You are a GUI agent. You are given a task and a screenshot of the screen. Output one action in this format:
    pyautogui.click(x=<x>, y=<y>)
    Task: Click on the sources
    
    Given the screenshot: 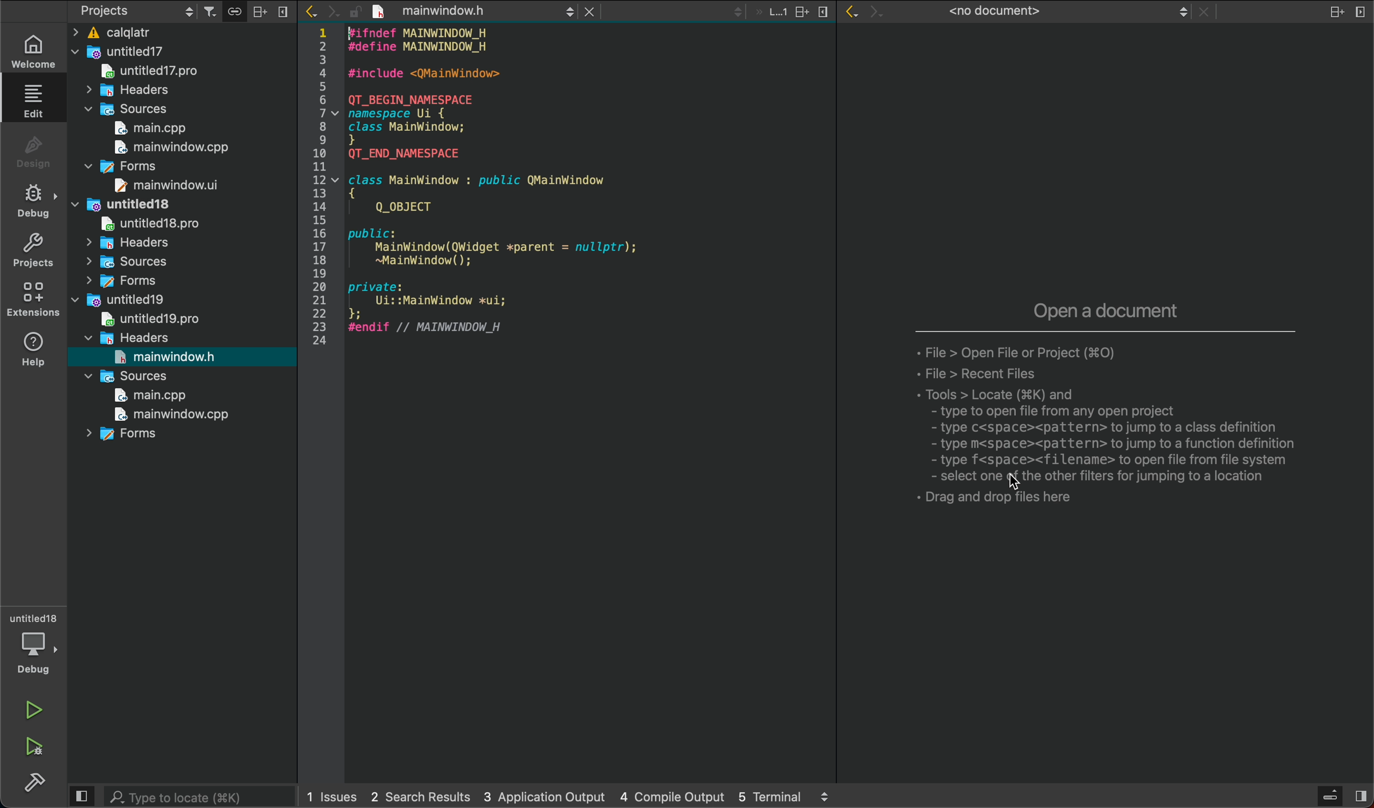 What is the action you would take?
    pyautogui.click(x=129, y=110)
    